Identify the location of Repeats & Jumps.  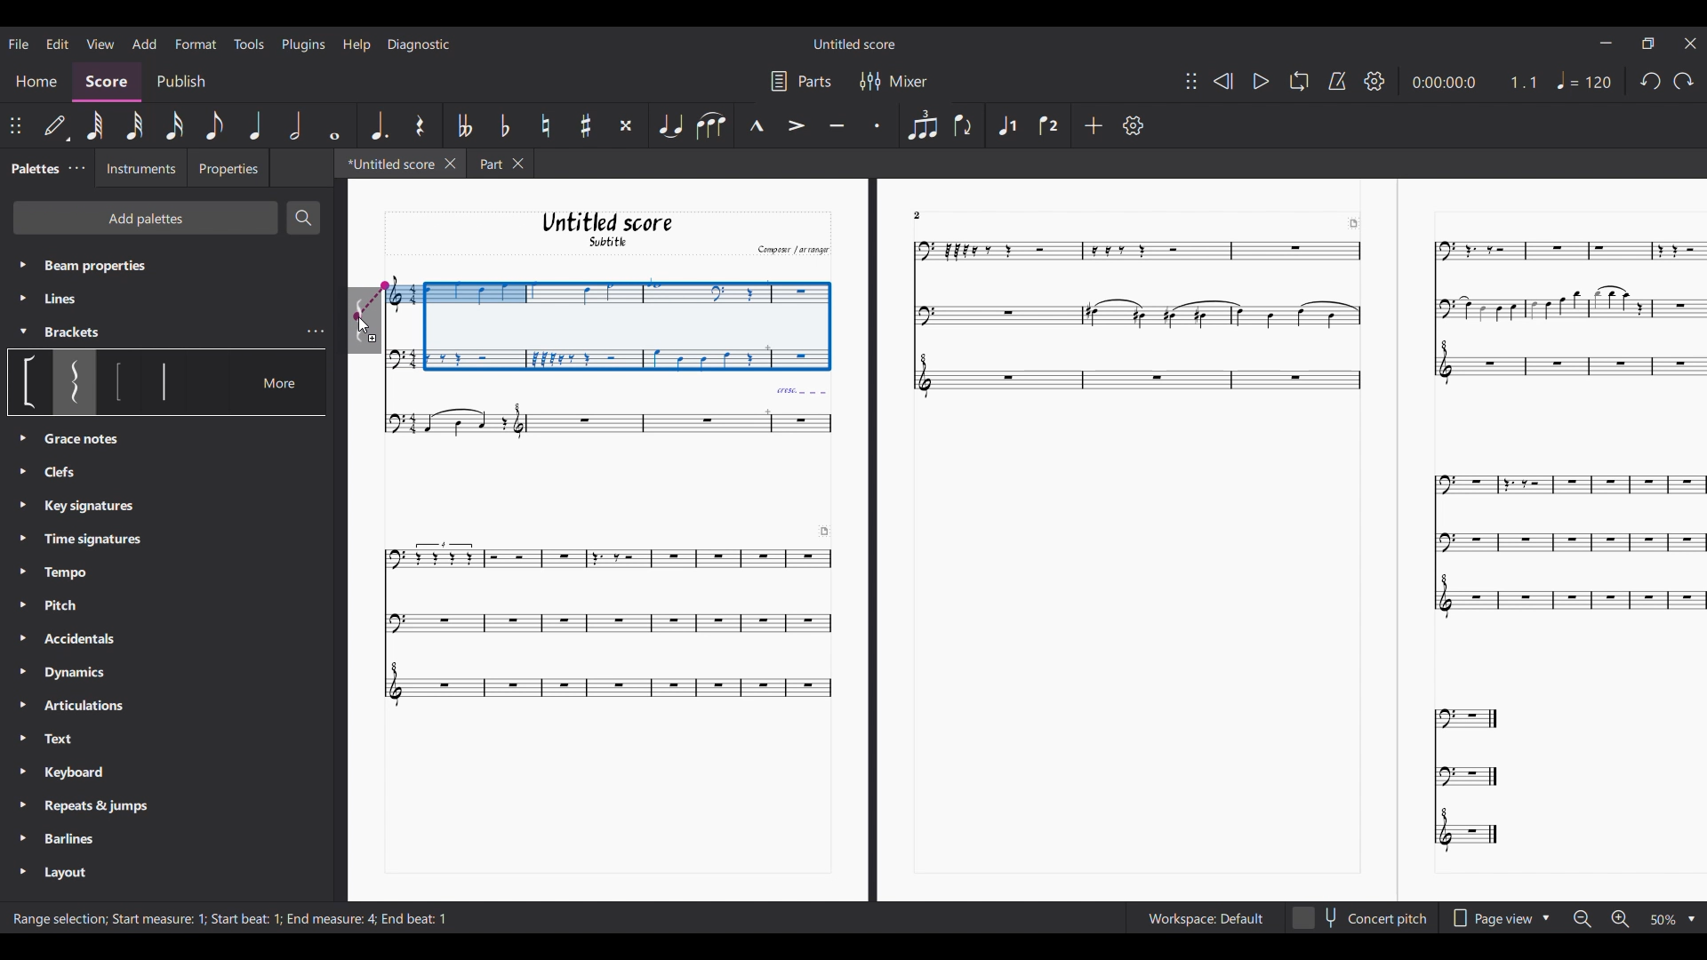
(96, 805).